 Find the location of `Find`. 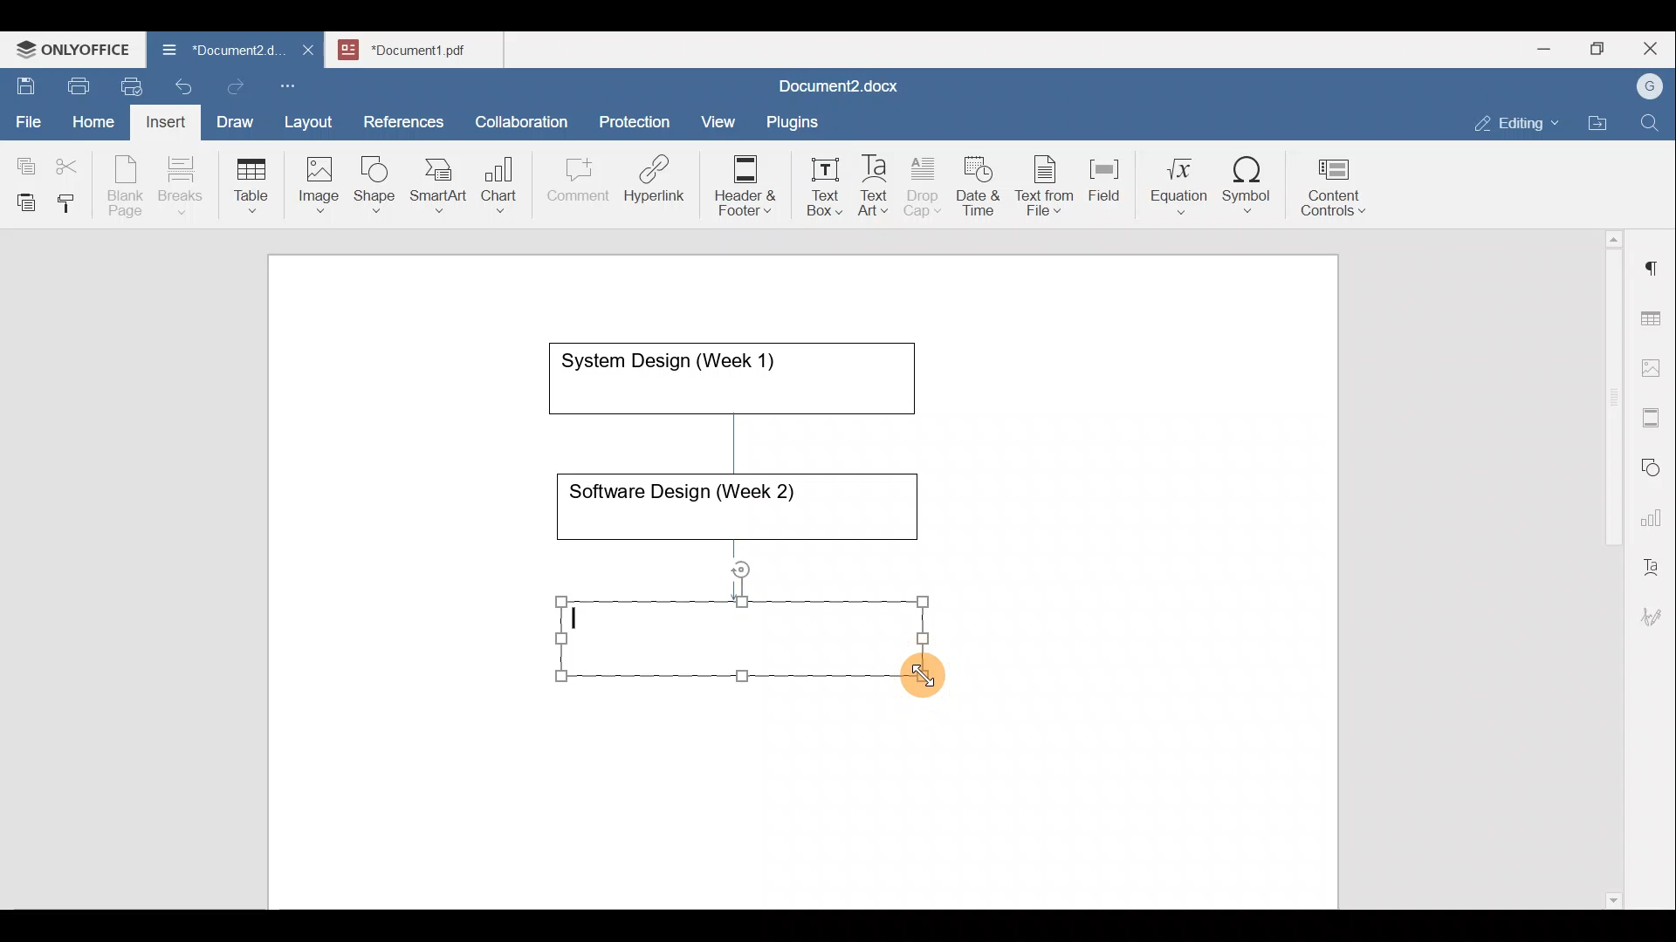

Find is located at coordinates (1652, 124).